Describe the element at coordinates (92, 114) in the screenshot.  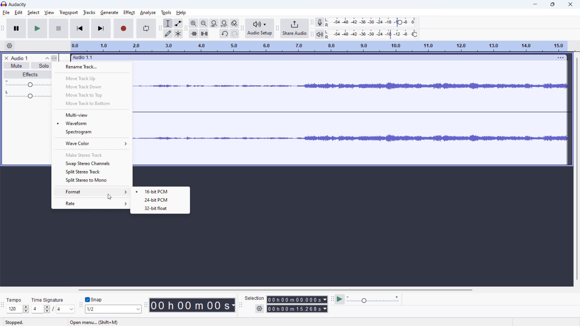
I see `multio-view` at that location.